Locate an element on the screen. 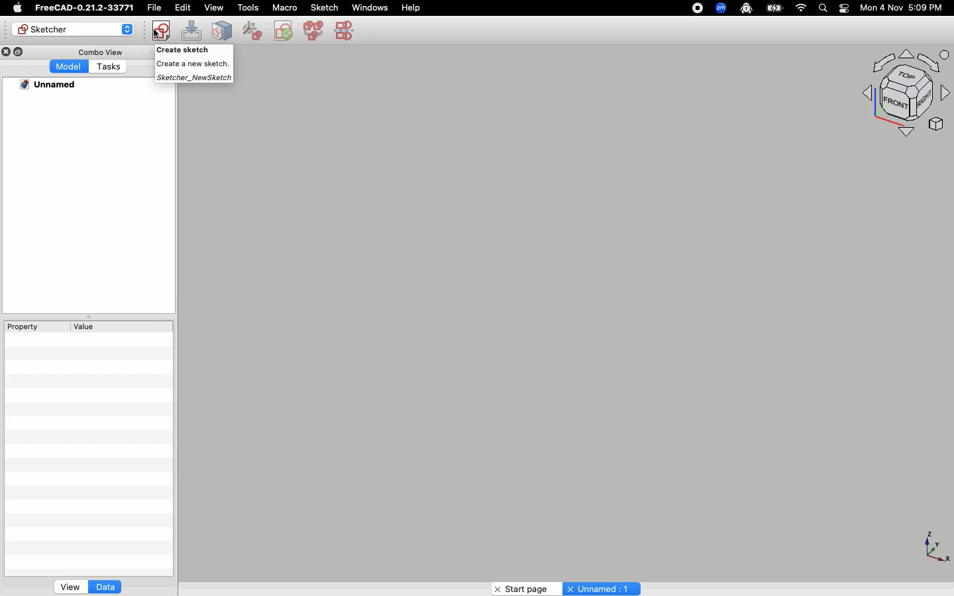 The image size is (954, 596). Record is located at coordinates (694, 7).